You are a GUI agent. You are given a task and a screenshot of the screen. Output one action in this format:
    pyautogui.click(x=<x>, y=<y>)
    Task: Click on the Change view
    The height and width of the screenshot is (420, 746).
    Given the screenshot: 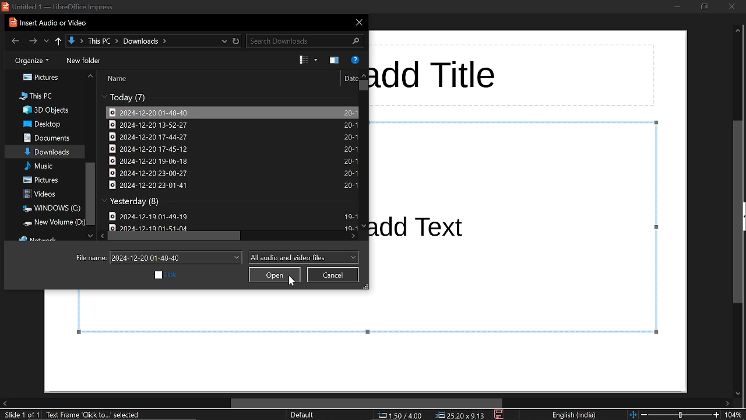 What is the action you would take?
    pyautogui.click(x=309, y=60)
    